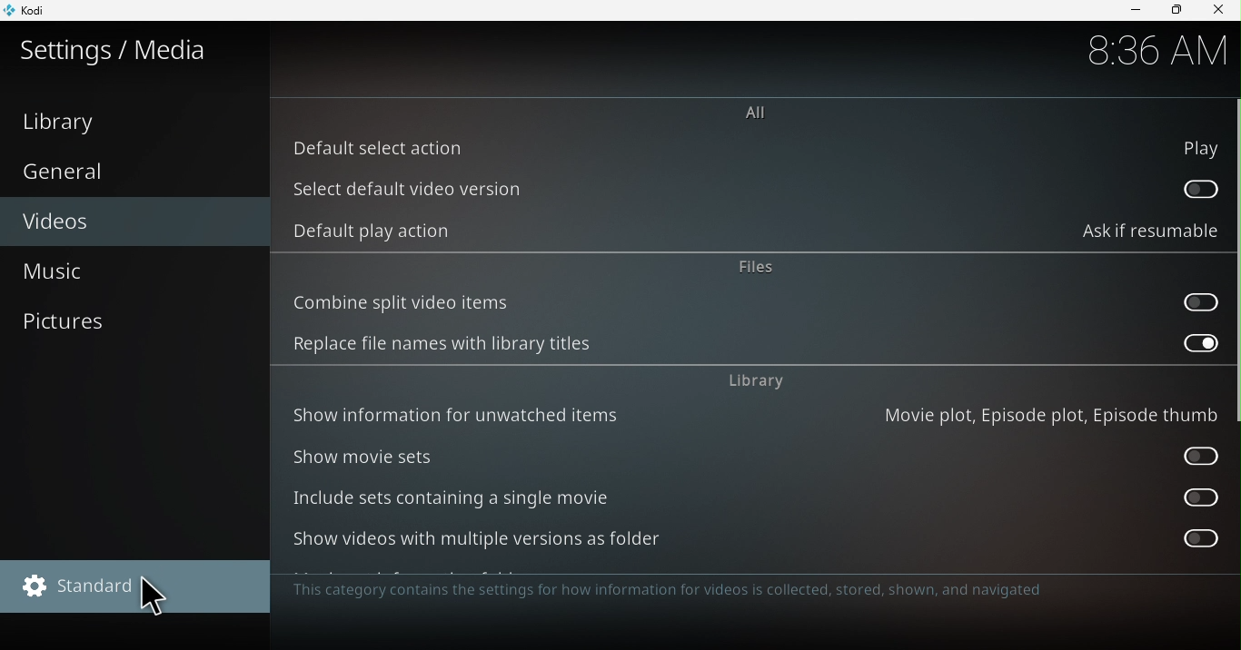 The image size is (1241, 650). What do you see at coordinates (757, 265) in the screenshot?
I see `files` at bounding box center [757, 265].